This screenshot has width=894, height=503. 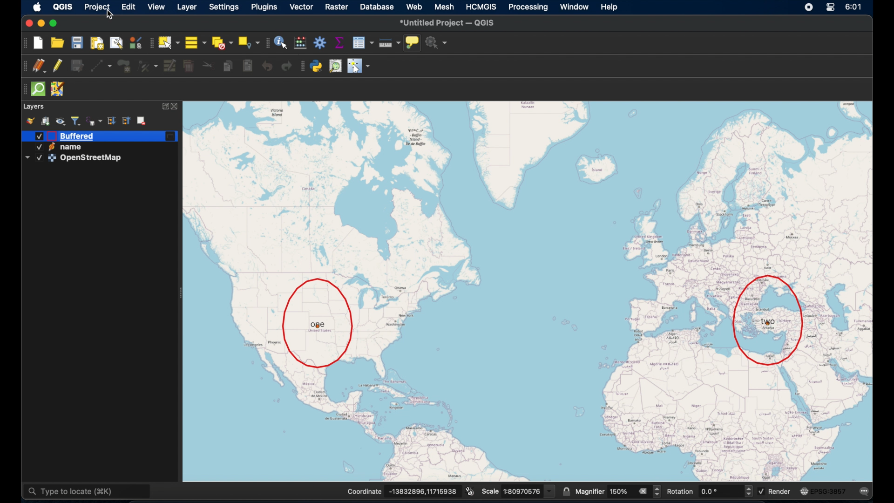 What do you see at coordinates (808, 7) in the screenshot?
I see `control center` at bounding box center [808, 7].